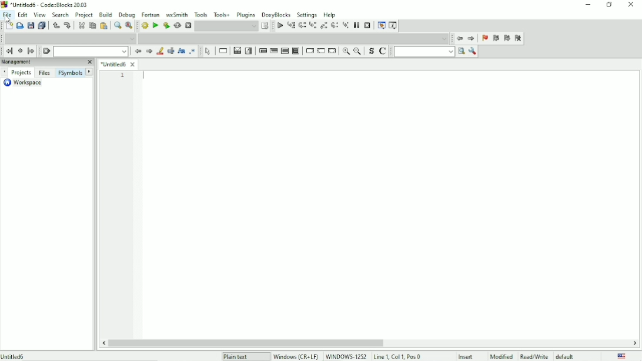  Describe the element at coordinates (330, 14) in the screenshot. I see `Help` at that location.